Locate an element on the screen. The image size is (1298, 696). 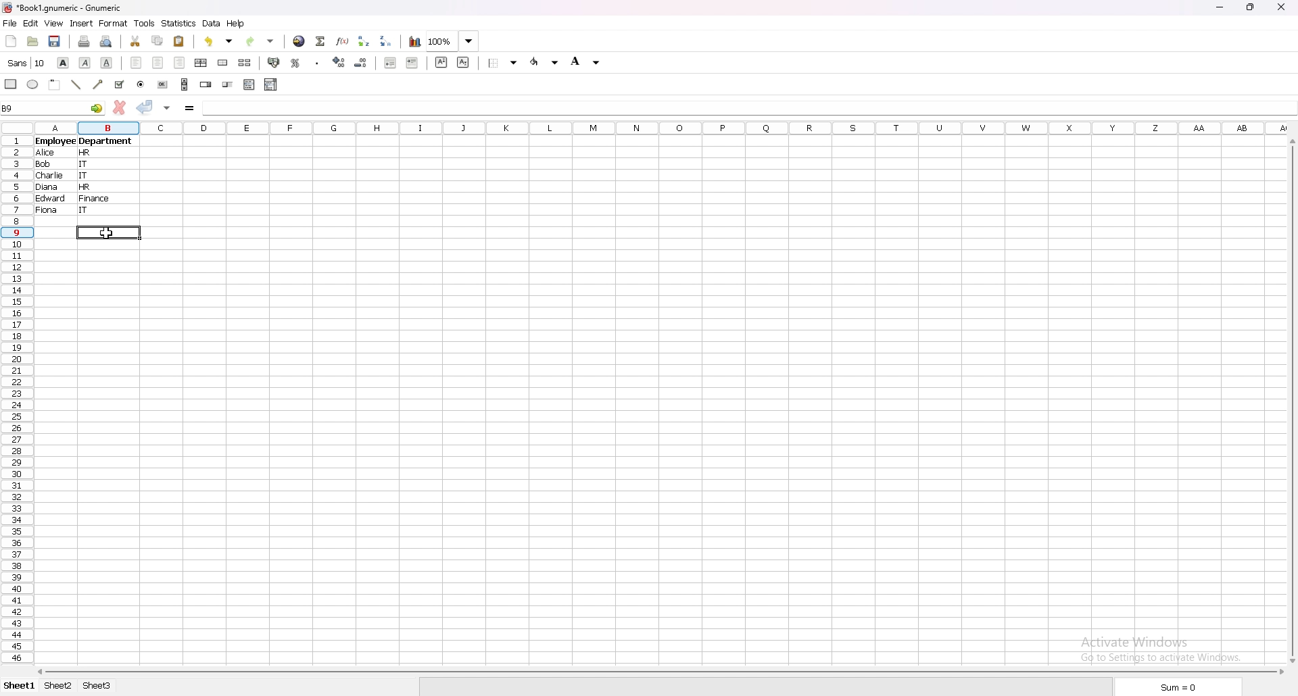
button is located at coordinates (162, 84).